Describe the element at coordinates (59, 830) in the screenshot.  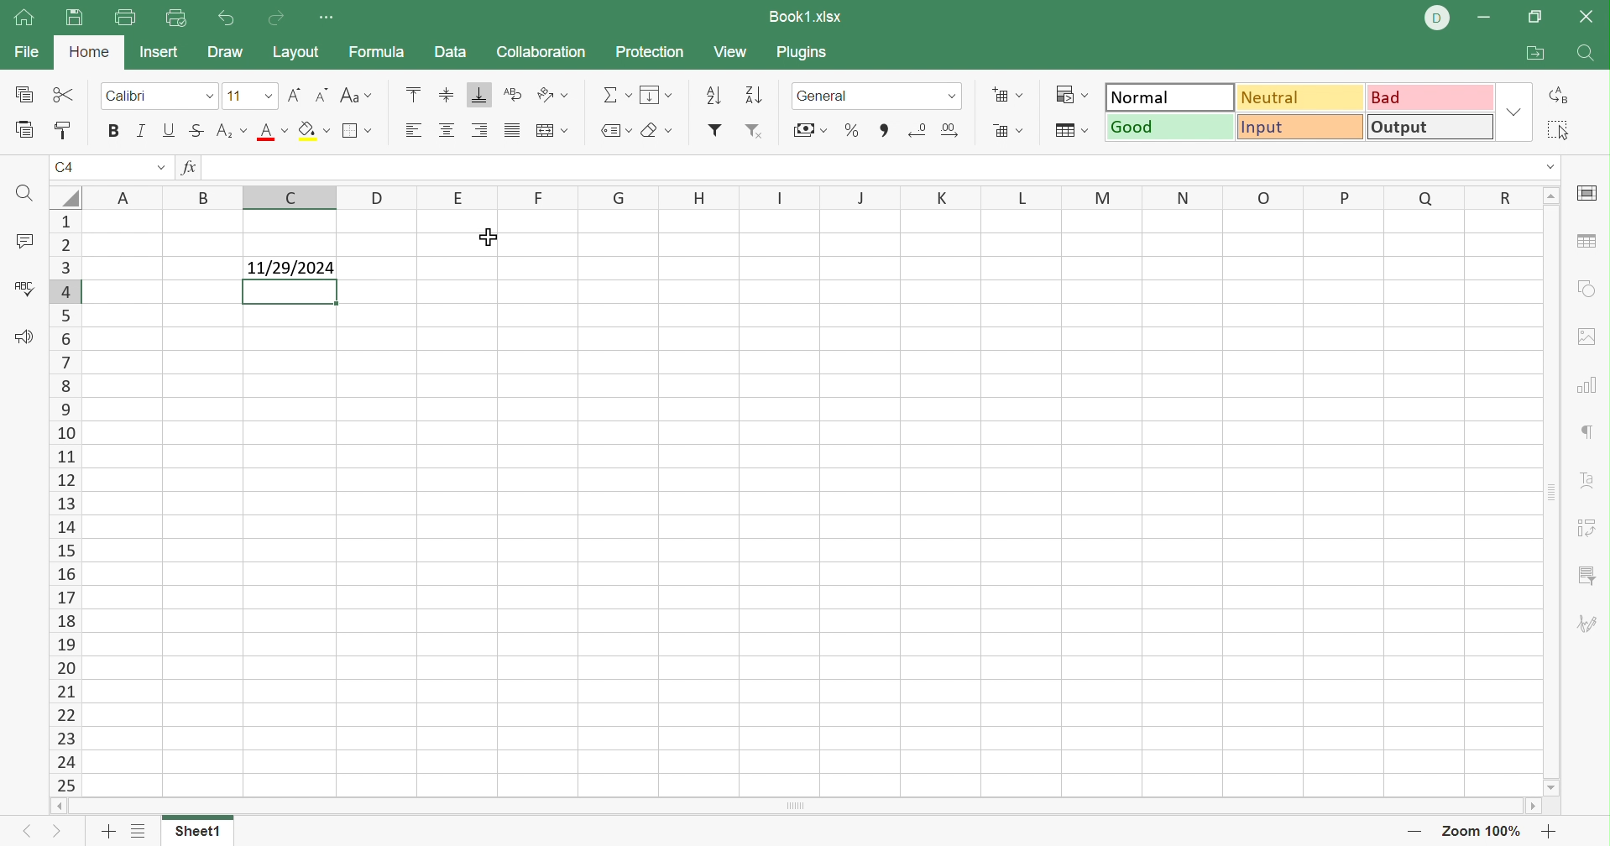
I see `Next` at that location.